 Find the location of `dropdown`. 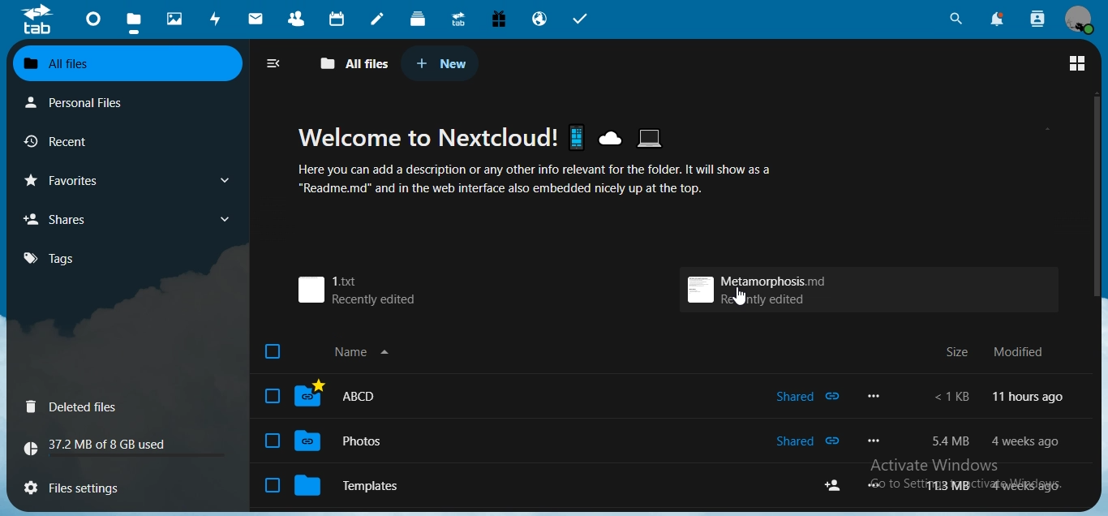

dropdown is located at coordinates (224, 218).